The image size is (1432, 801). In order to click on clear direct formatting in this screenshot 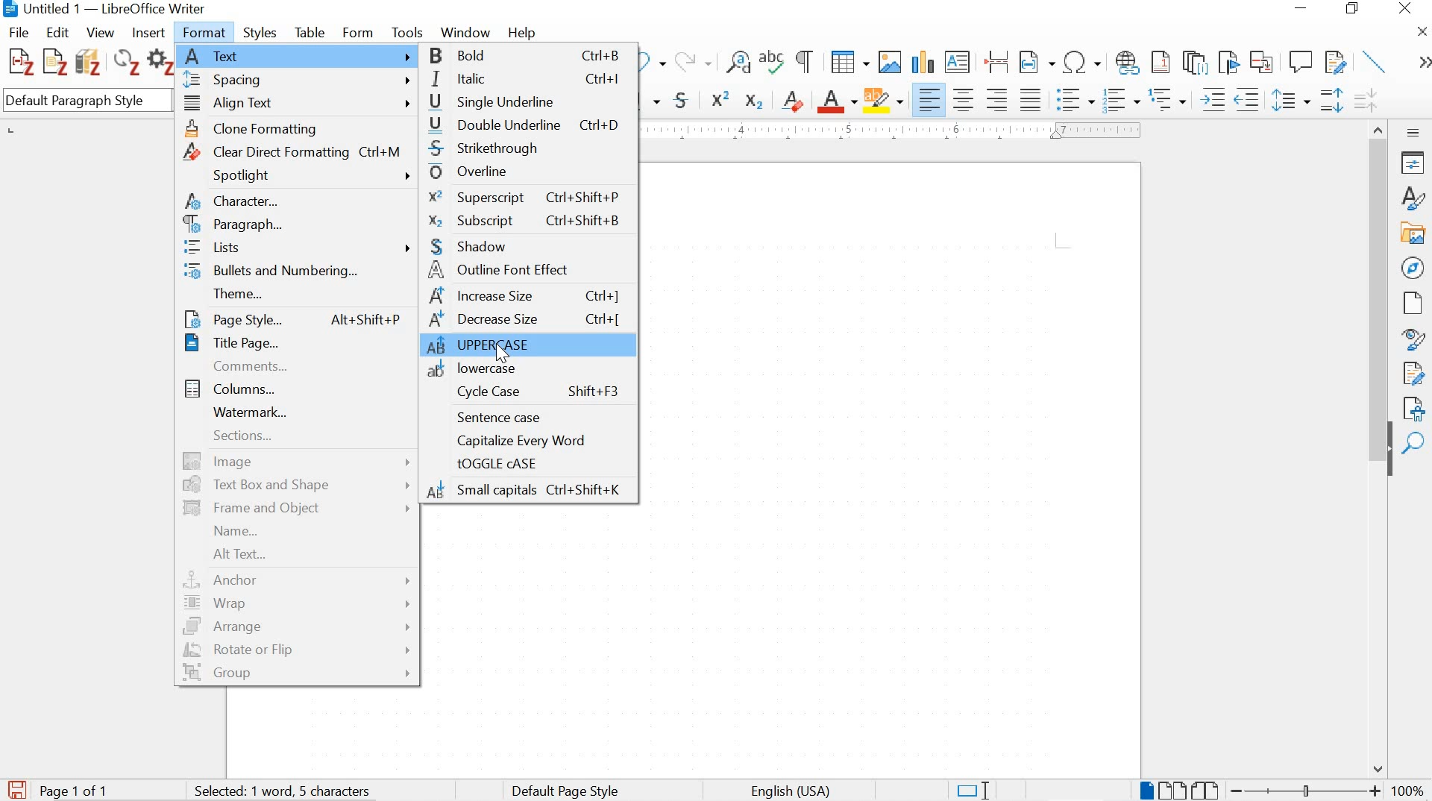, I will do `click(300, 151)`.